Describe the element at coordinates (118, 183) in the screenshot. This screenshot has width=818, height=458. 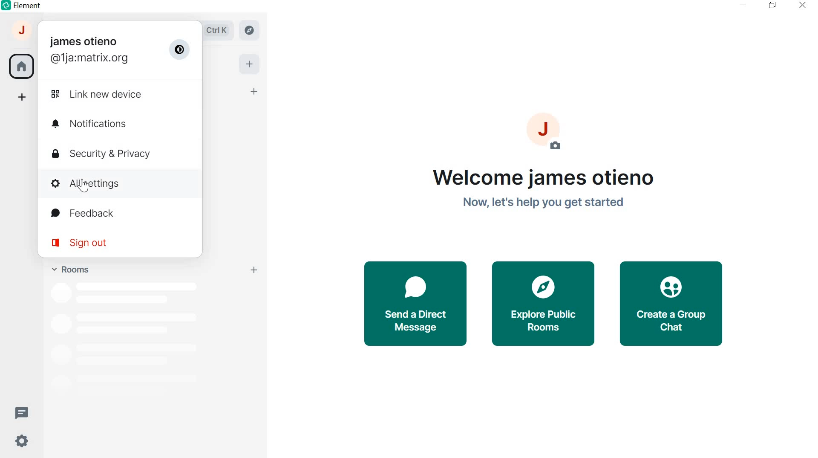
I see `ALL SETTINGS` at that location.